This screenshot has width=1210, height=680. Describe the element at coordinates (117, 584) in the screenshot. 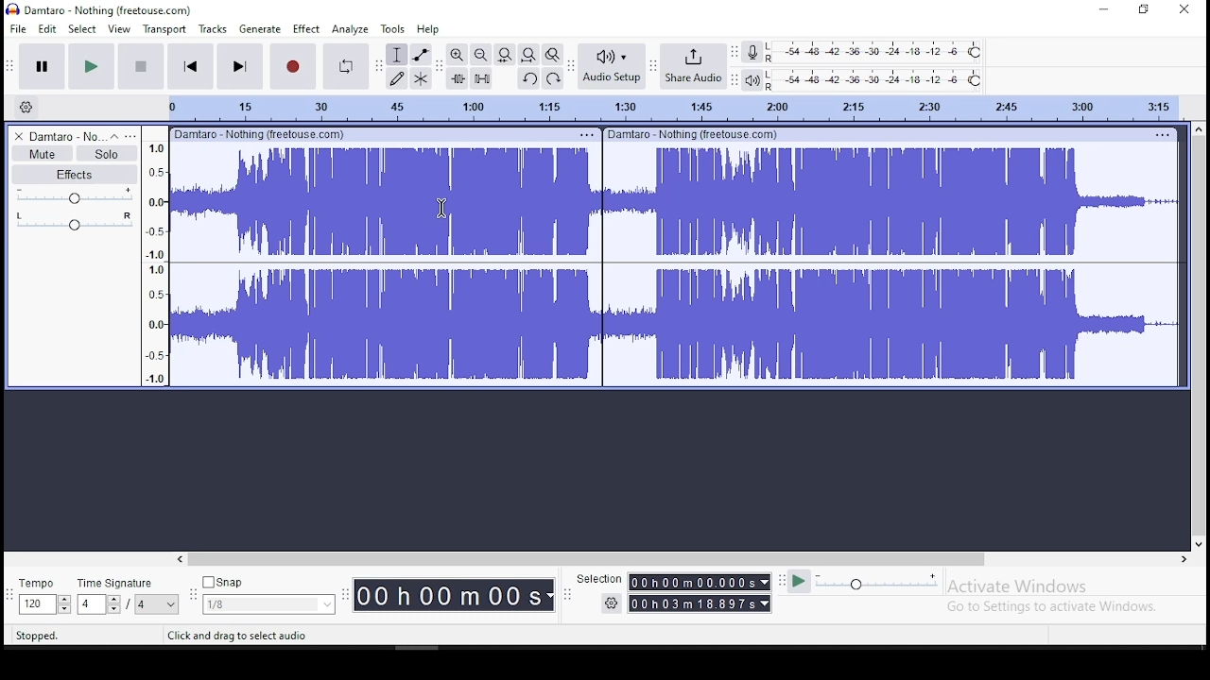

I see `time signature` at that location.